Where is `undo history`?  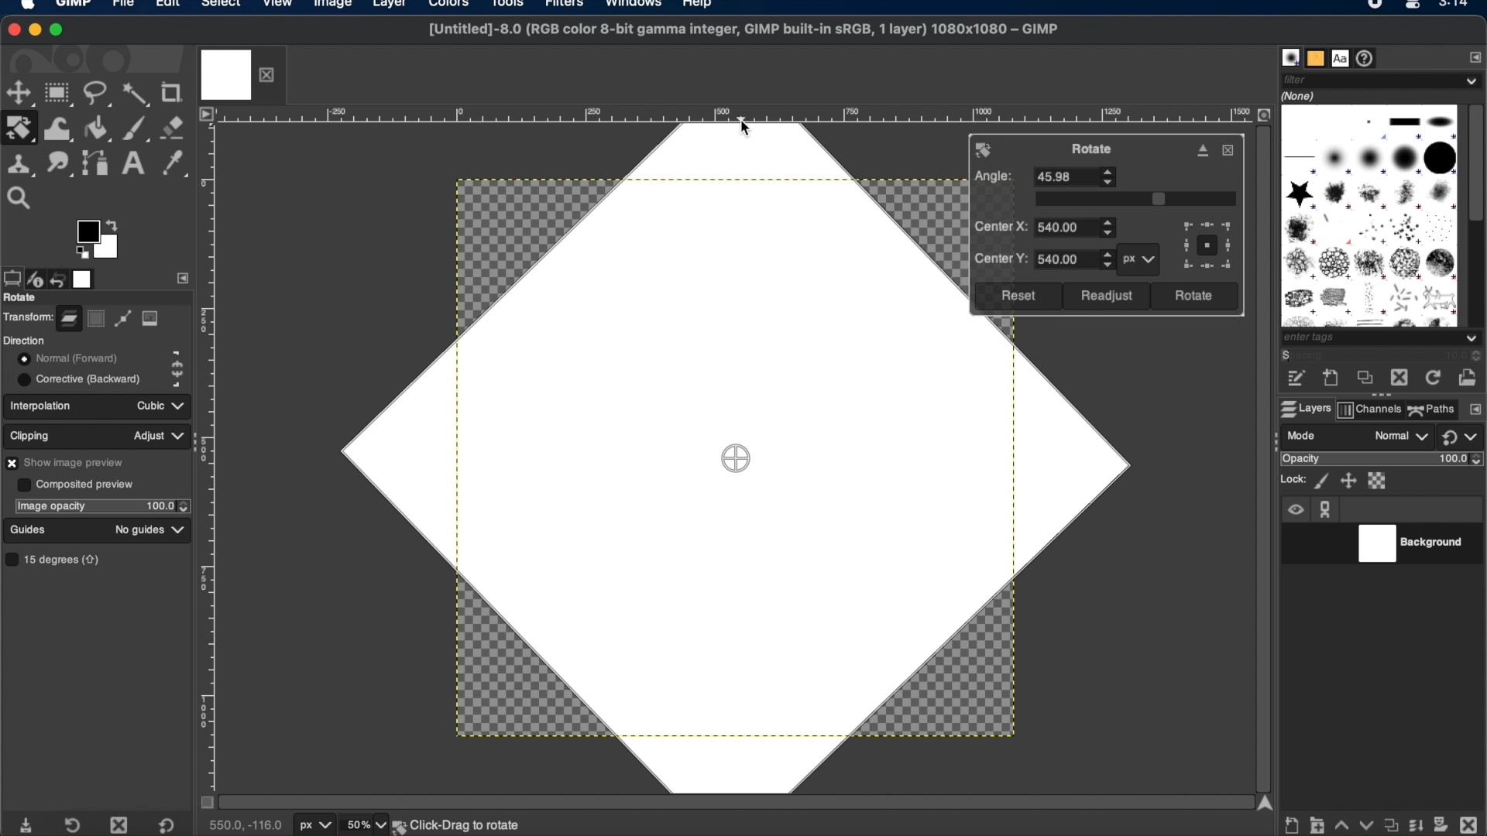 undo history is located at coordinates (60, 276).